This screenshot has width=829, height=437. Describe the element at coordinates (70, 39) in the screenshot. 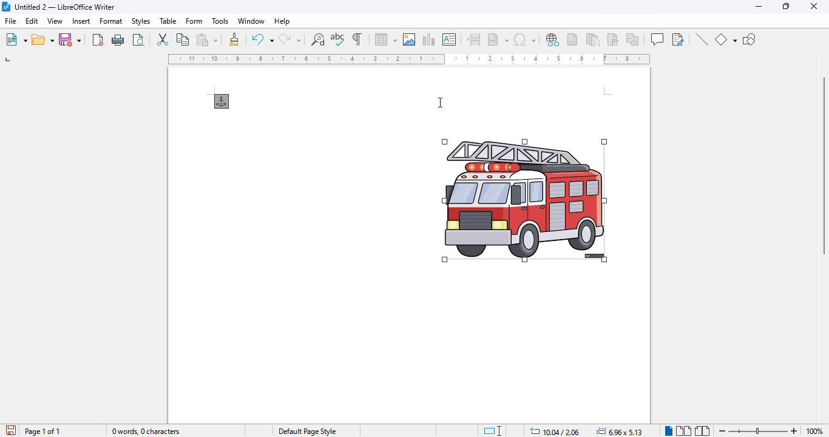

I see `save` at that location.